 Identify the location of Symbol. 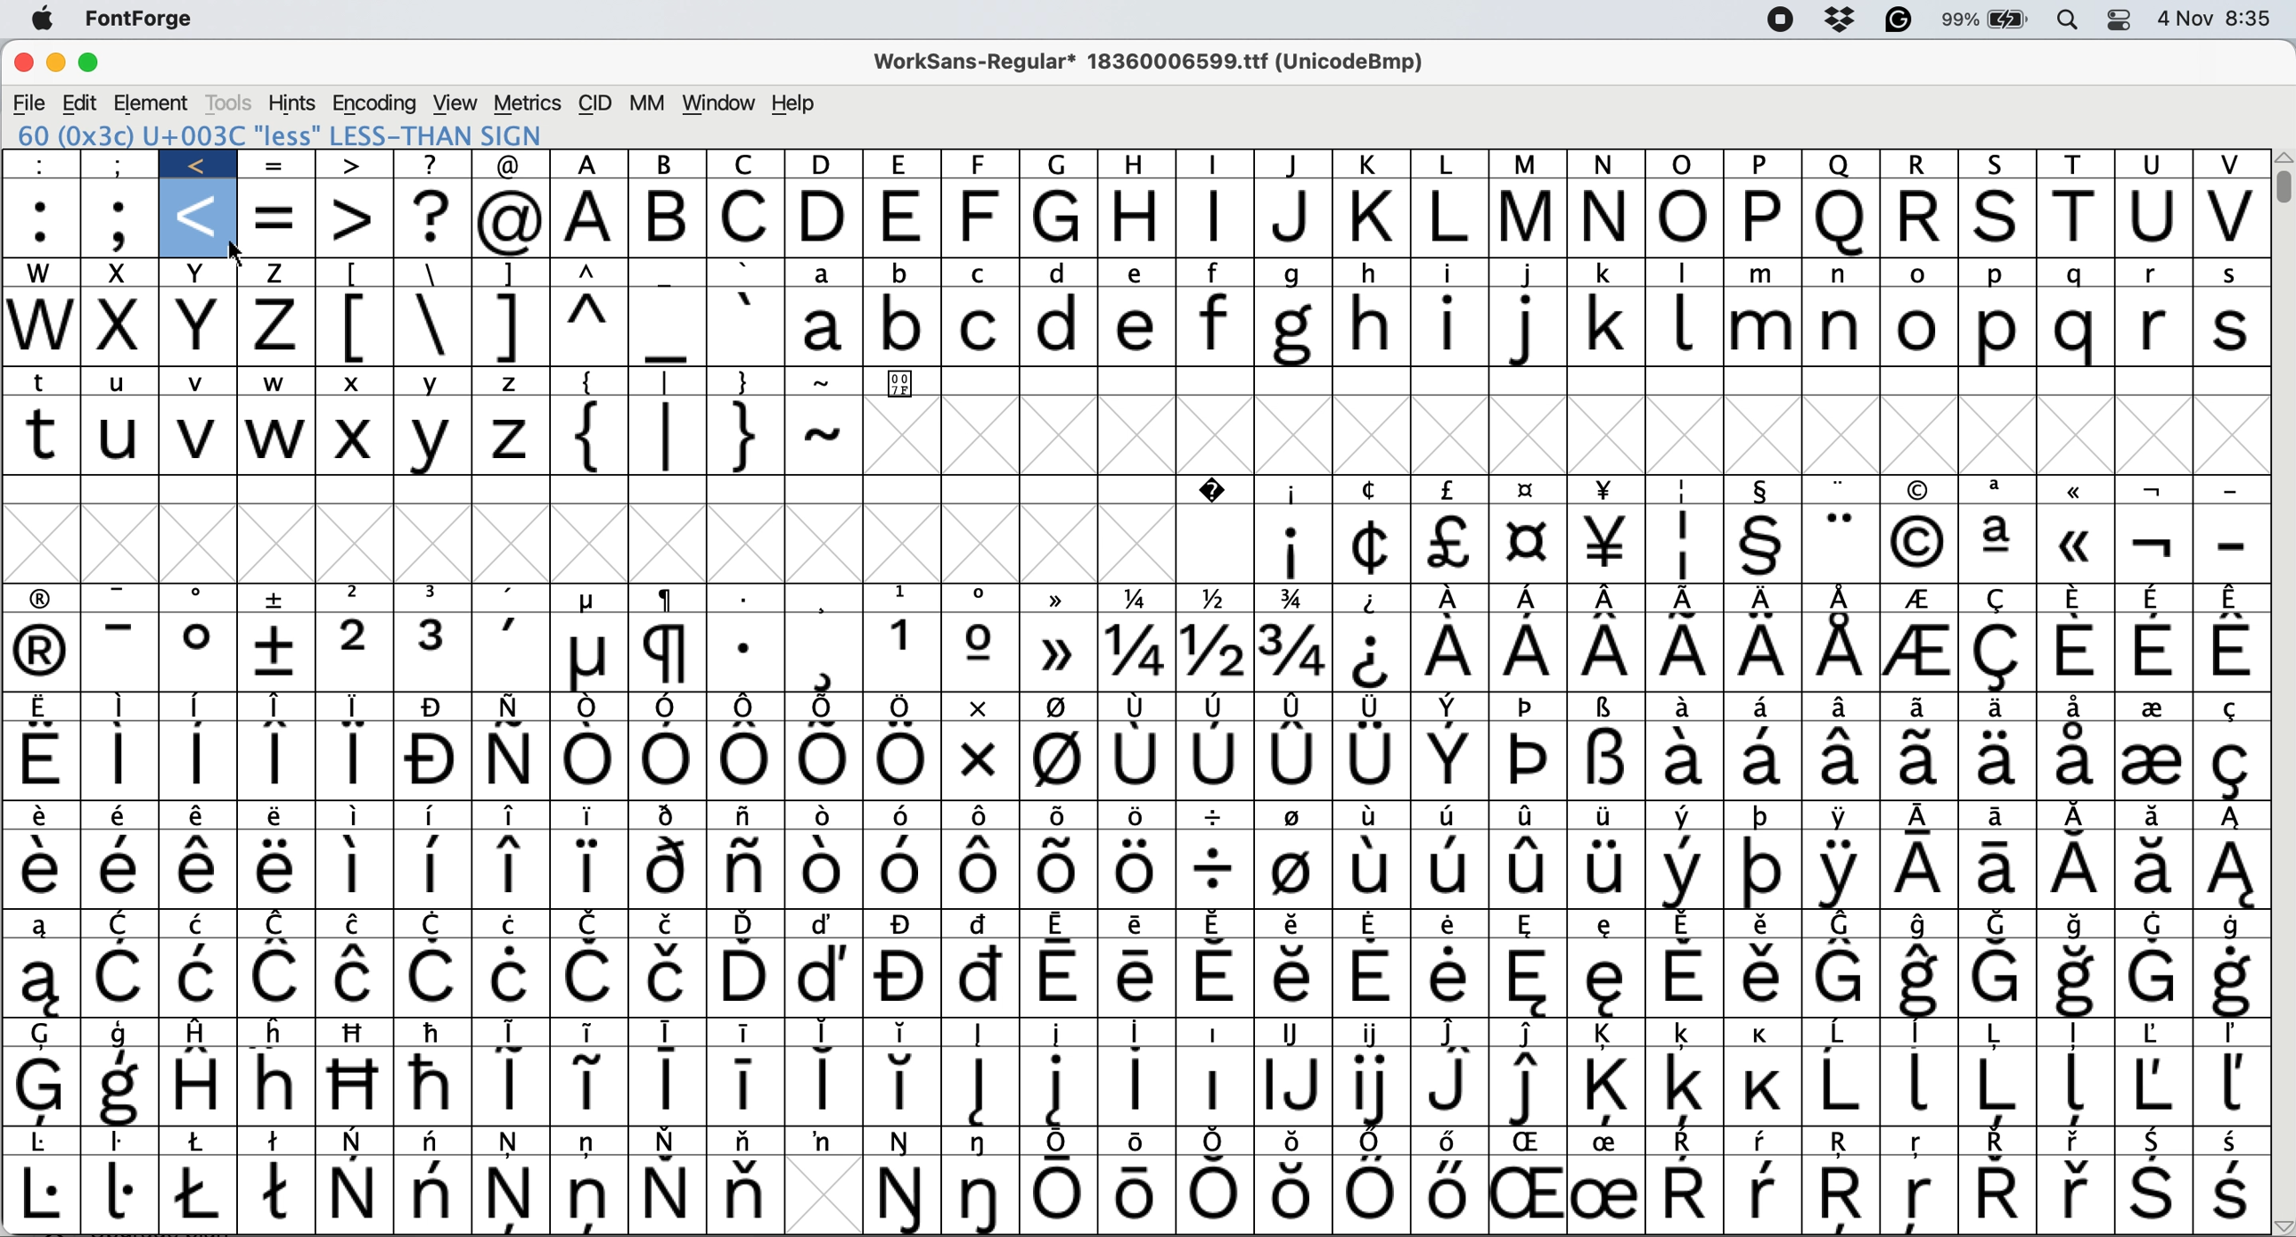
(1688, 979).